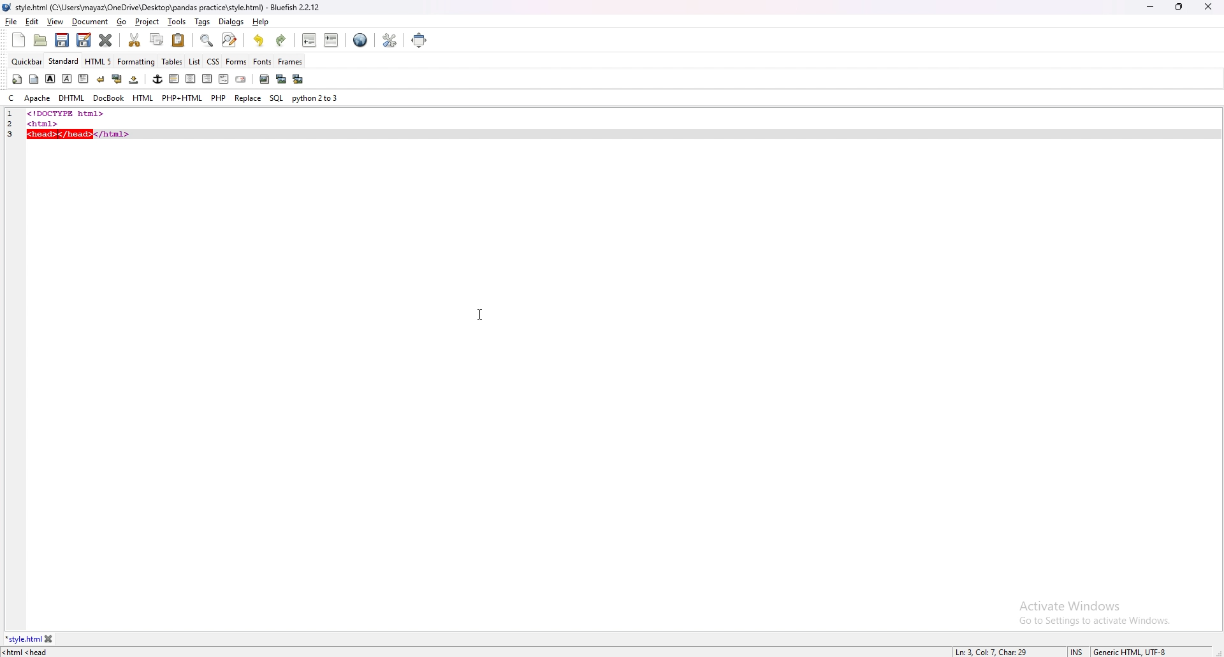 Image resolution: width=1224 pixels, height=657 pixels. What do you see at coordinates (1077, 651) in the screenshot?
I see `cursor mode` at bounding box center [1077, 651].